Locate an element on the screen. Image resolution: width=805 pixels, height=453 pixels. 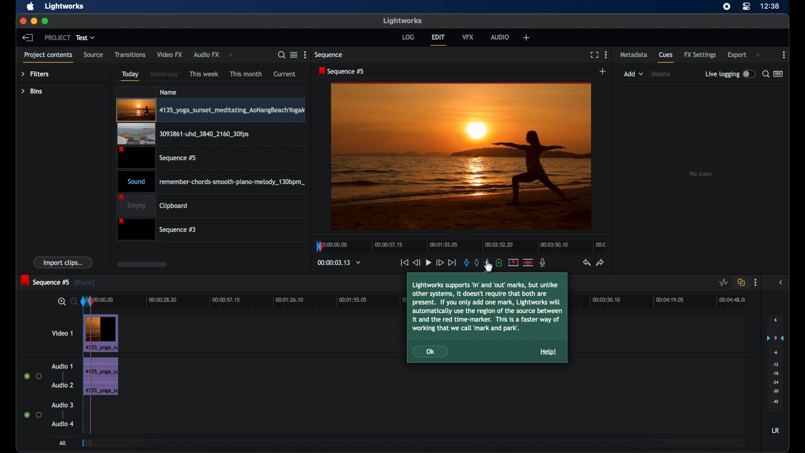
import clips is located at coordinates (62, 263).